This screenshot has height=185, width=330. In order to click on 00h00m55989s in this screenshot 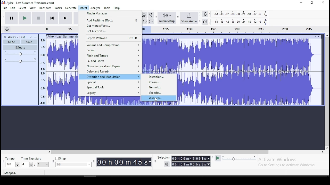, I will do `click(191, 164)`.